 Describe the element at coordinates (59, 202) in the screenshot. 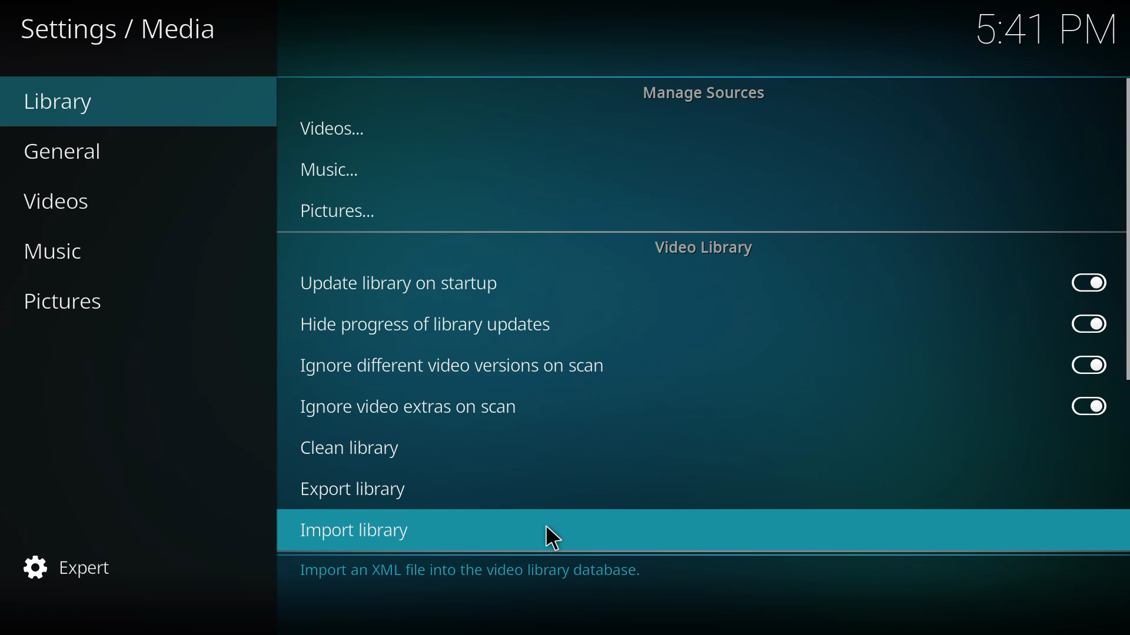

I see `videos` at that location.